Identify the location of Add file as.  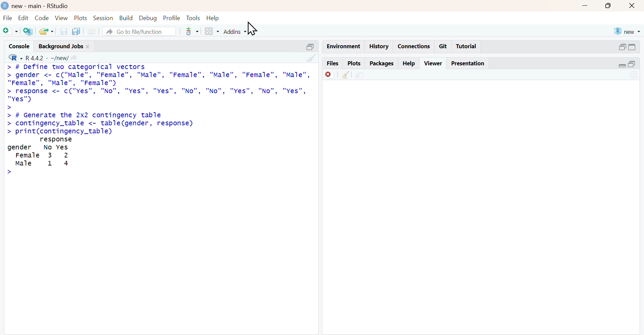
(10, 31).